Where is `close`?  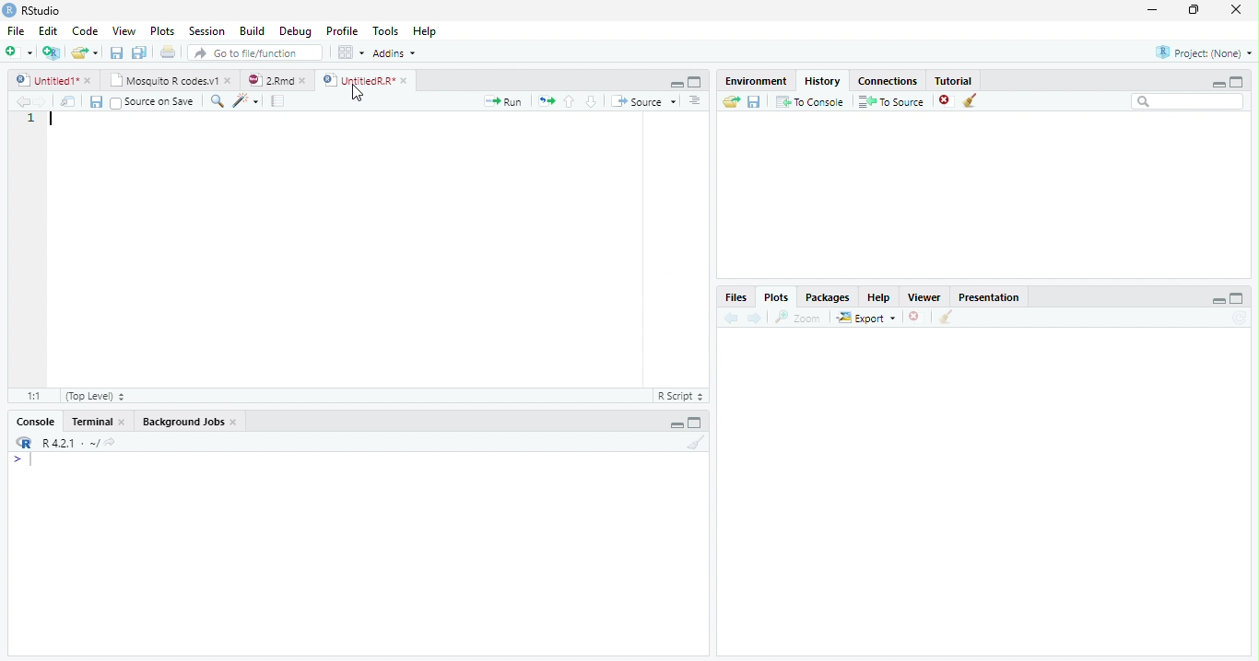
close is located at coordinates (228, 80).